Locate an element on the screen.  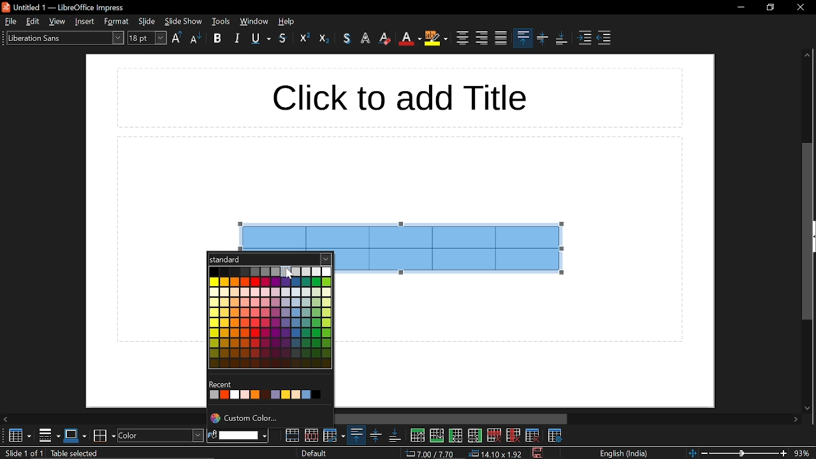
Move left is located at coordinates (6, 419).